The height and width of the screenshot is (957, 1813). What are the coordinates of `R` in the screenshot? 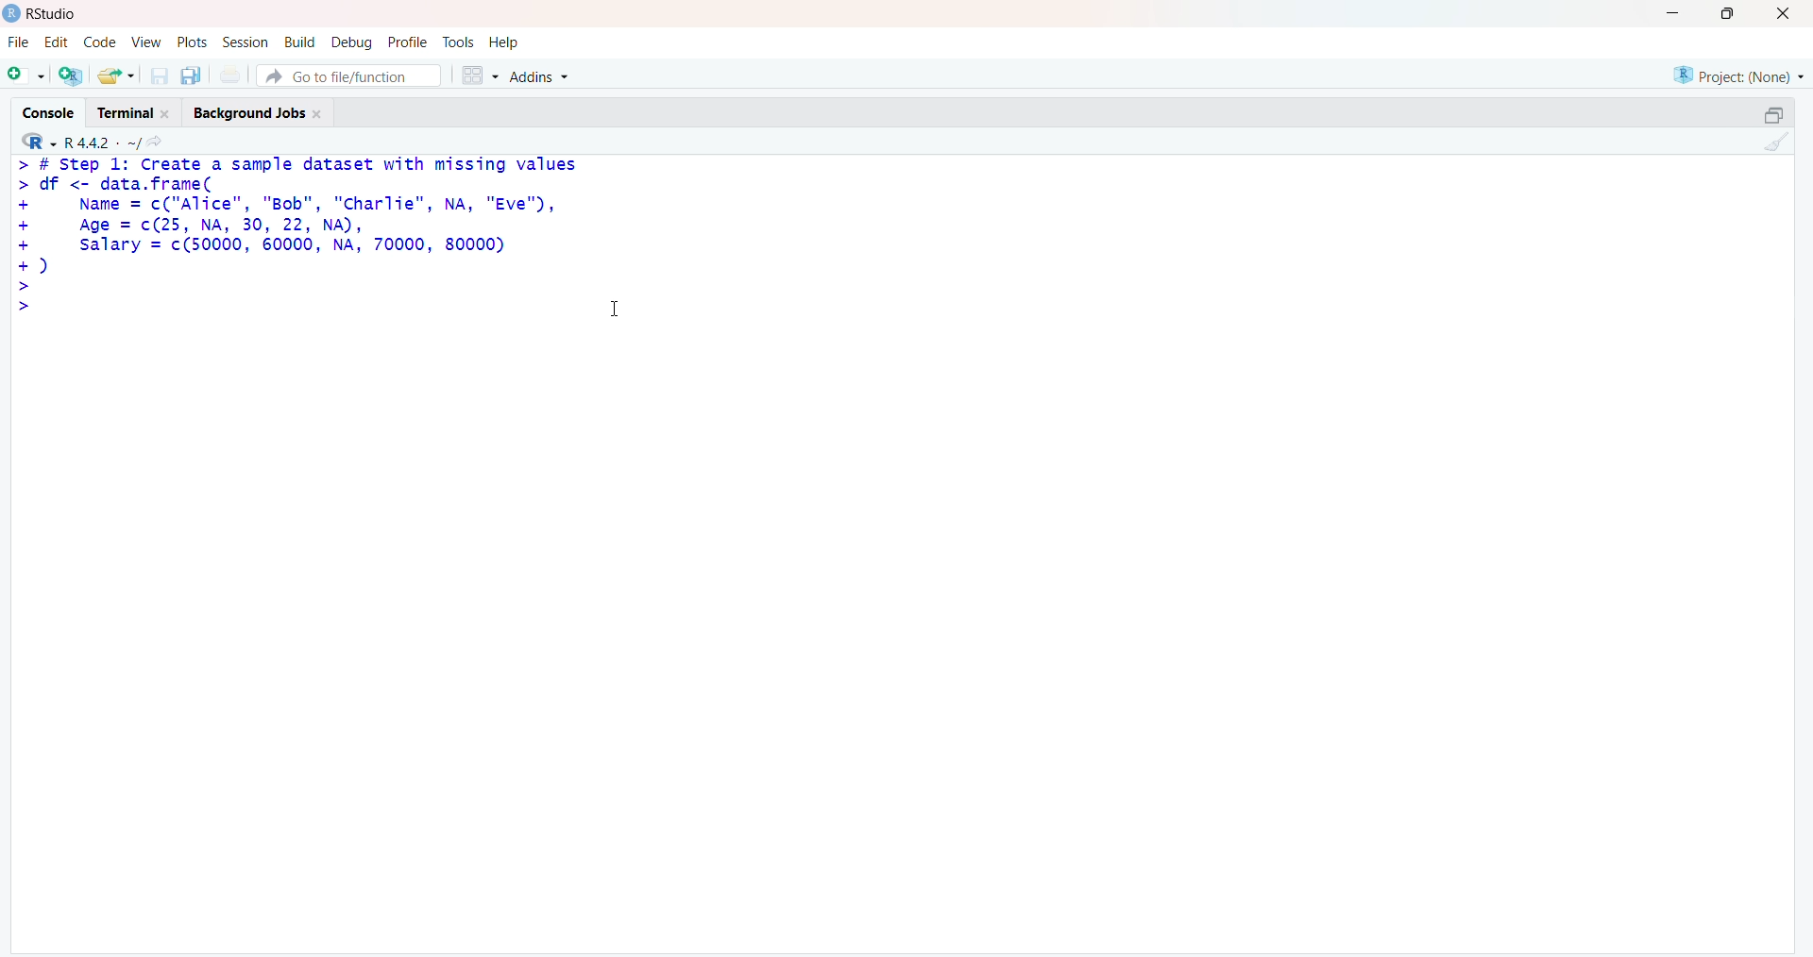 It's located at (37, 142).